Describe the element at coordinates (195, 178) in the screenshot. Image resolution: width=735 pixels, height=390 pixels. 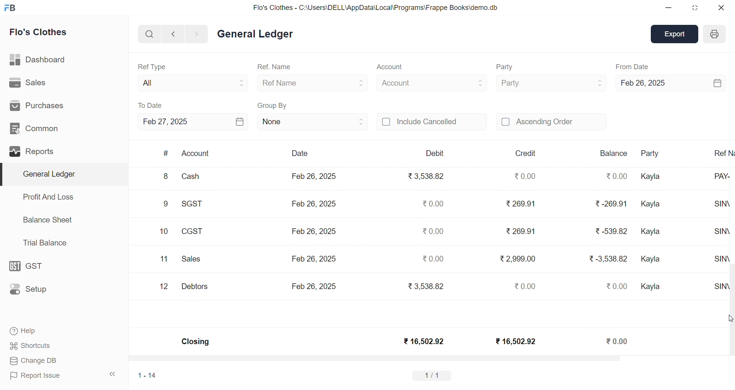
I see `Cash` at that location.